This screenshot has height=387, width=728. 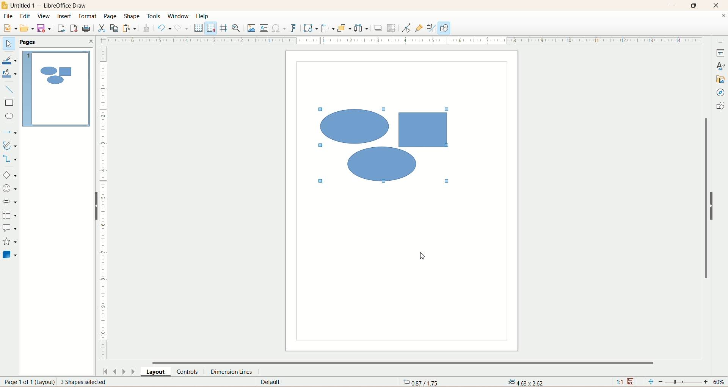 I want to click on pages, so click(x=30, y=41).